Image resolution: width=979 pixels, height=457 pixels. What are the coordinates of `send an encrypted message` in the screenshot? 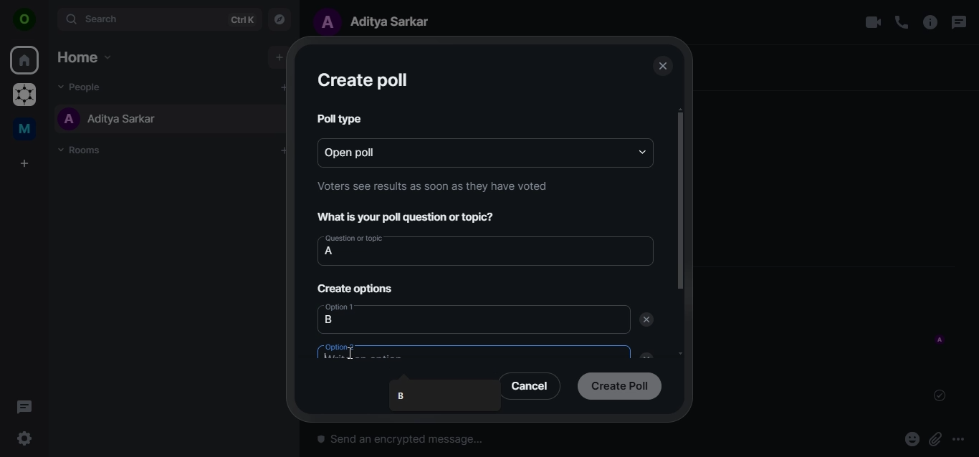 It's located at (479, 443).